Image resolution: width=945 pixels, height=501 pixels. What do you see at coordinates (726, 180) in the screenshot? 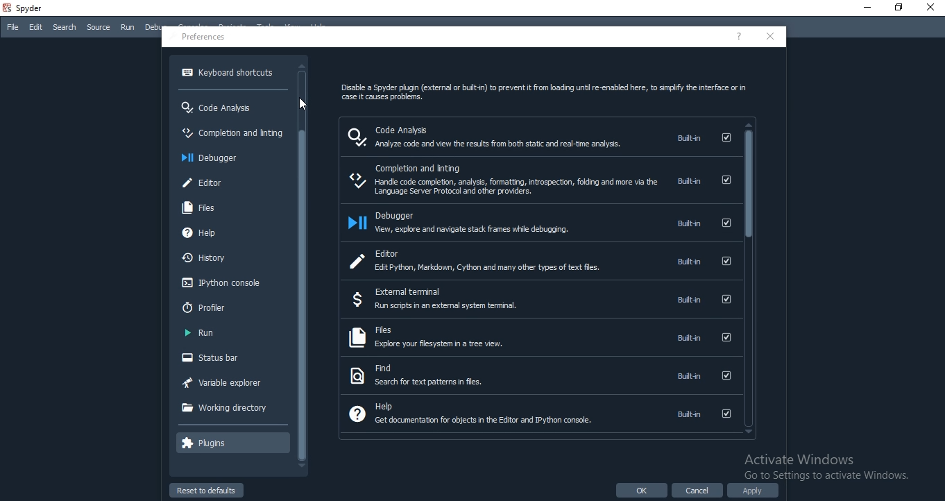
I see `checkbox` at bounding box center [726, 180].